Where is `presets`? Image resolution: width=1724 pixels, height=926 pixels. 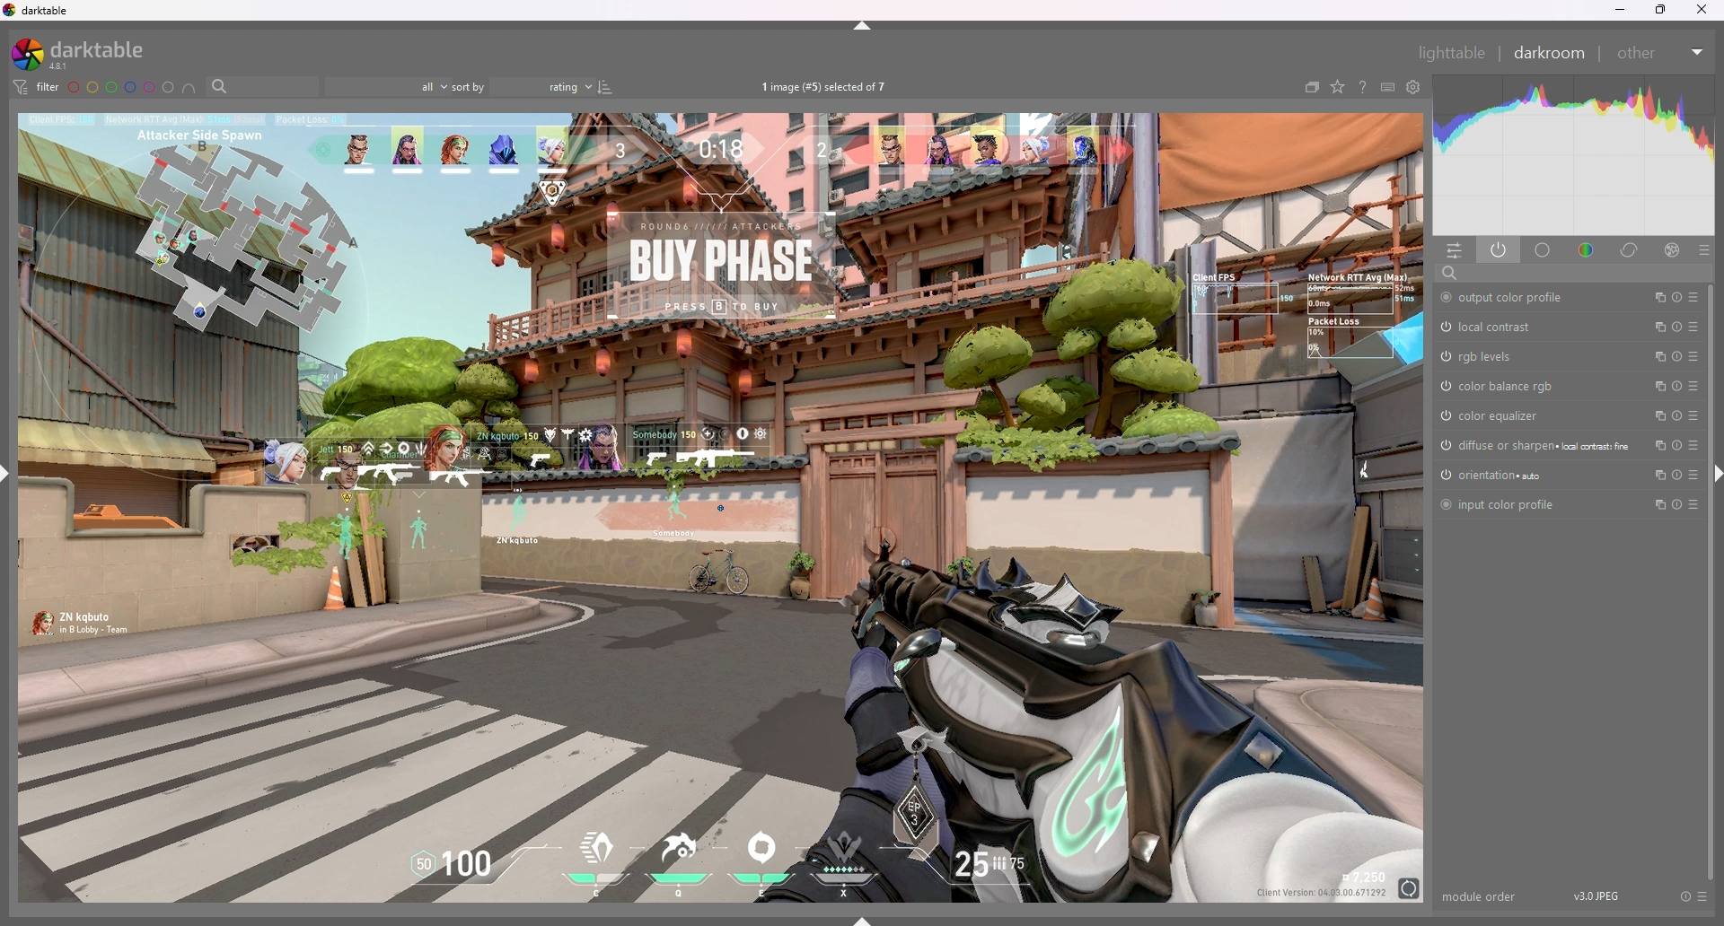 presets is located at coordinates (1703, 896).